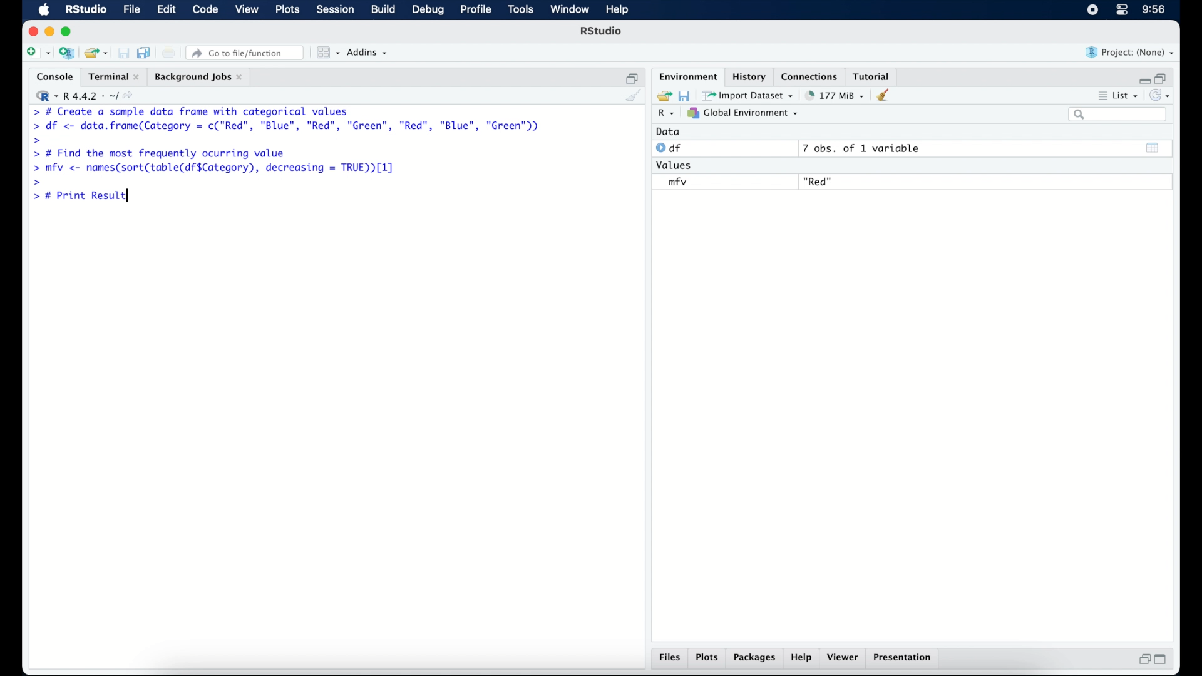 The height and width of the screenshot is (676, 1202). I want to click on minimzie, so click(49, 31).